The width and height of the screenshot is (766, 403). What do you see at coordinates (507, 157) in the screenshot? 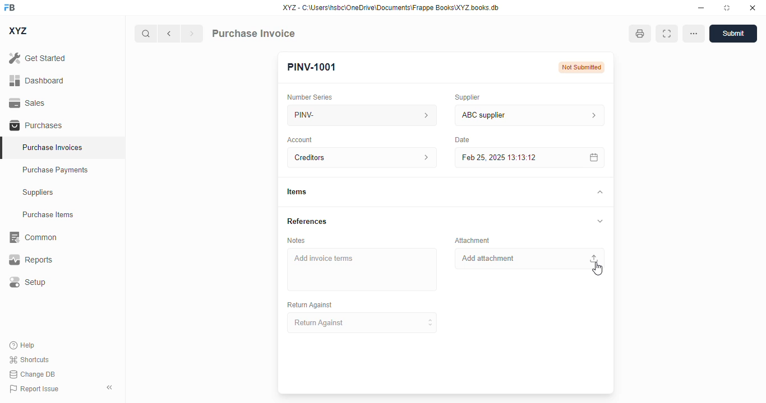
I see `feb 25, 2025 13:13:12` at bounding box center [507, 157].